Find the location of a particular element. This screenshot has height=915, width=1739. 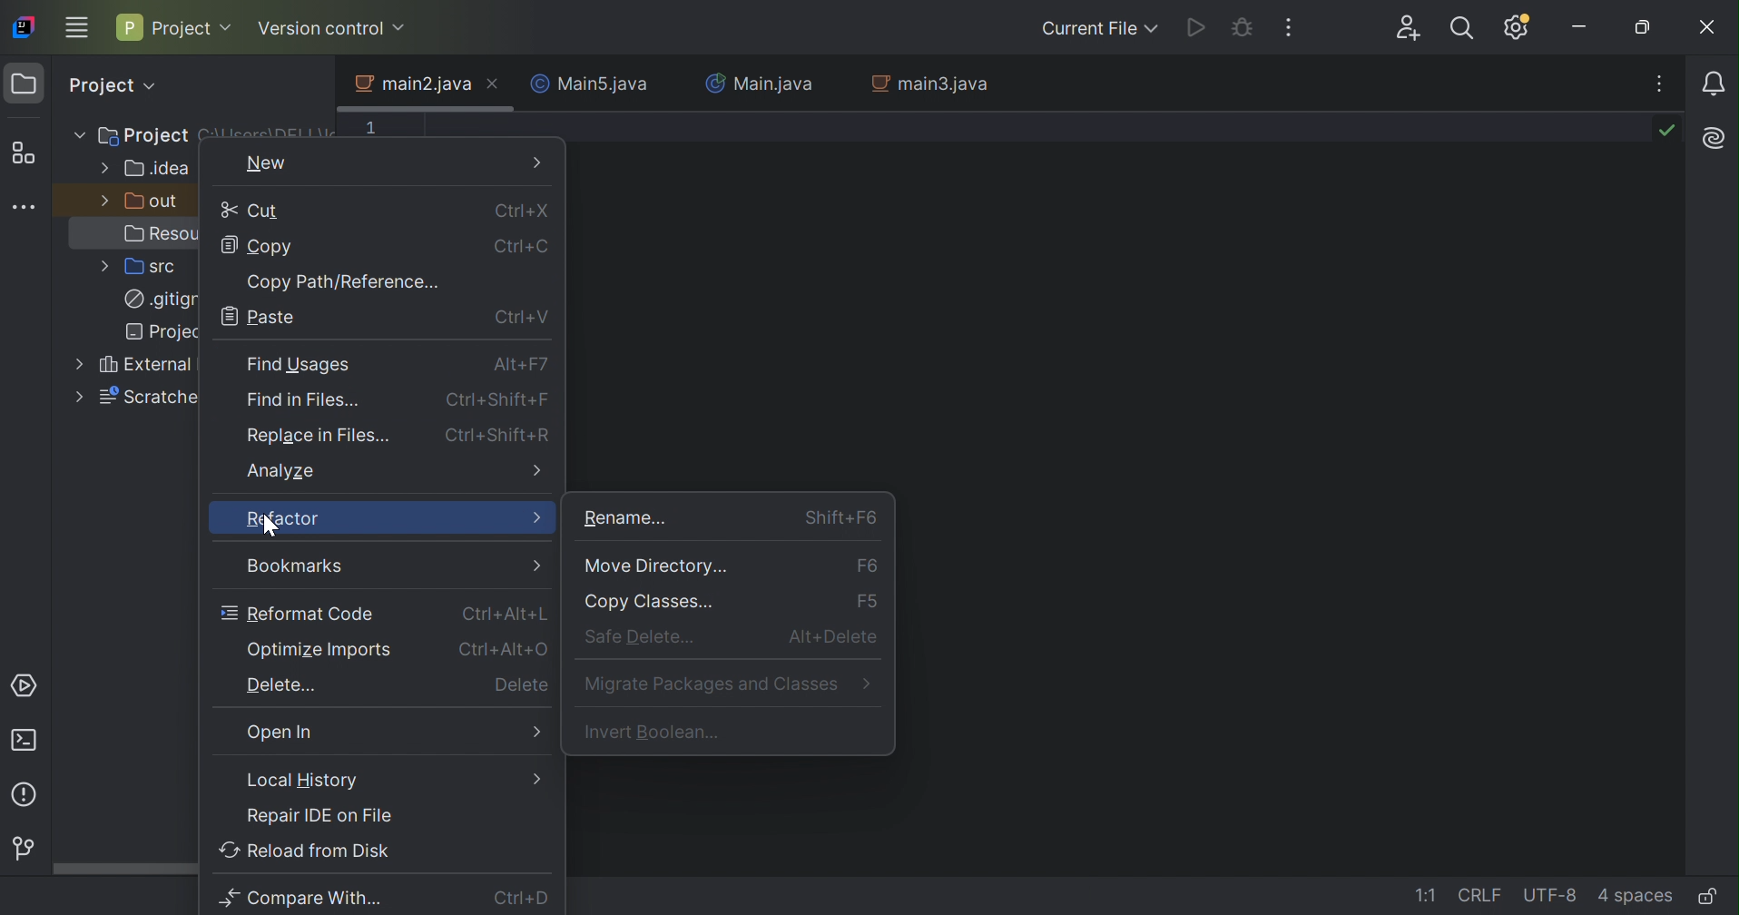

Ctrl+Alt+E is located at coordinates (500, 649).